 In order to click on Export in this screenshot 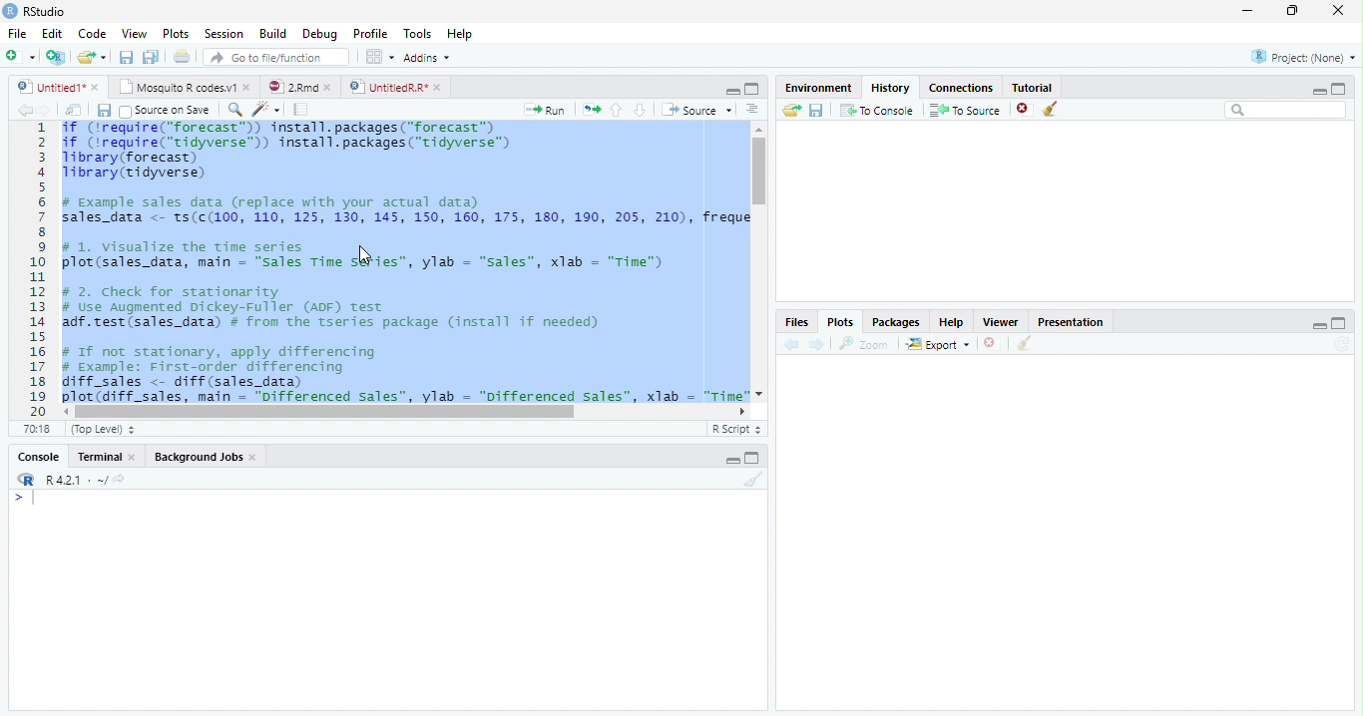, I will do `click(938, 344)`.